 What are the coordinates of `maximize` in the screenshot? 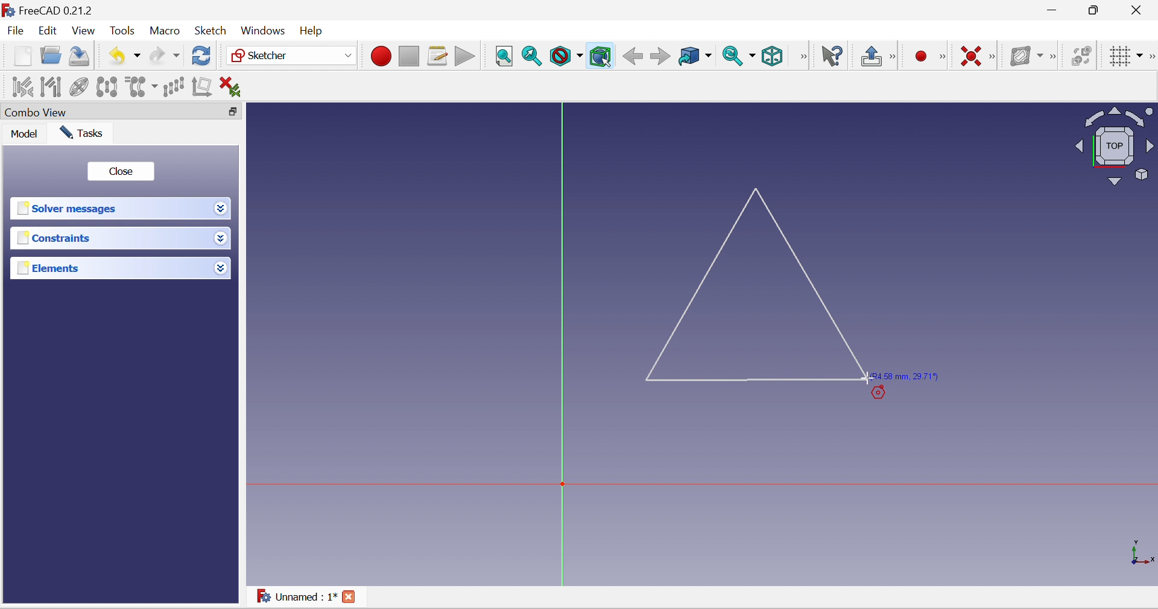 It's located at (1095, 10).